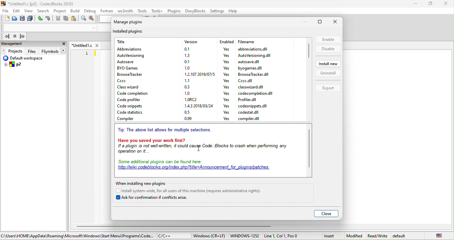  I want to click on insert, so click(330, 236).